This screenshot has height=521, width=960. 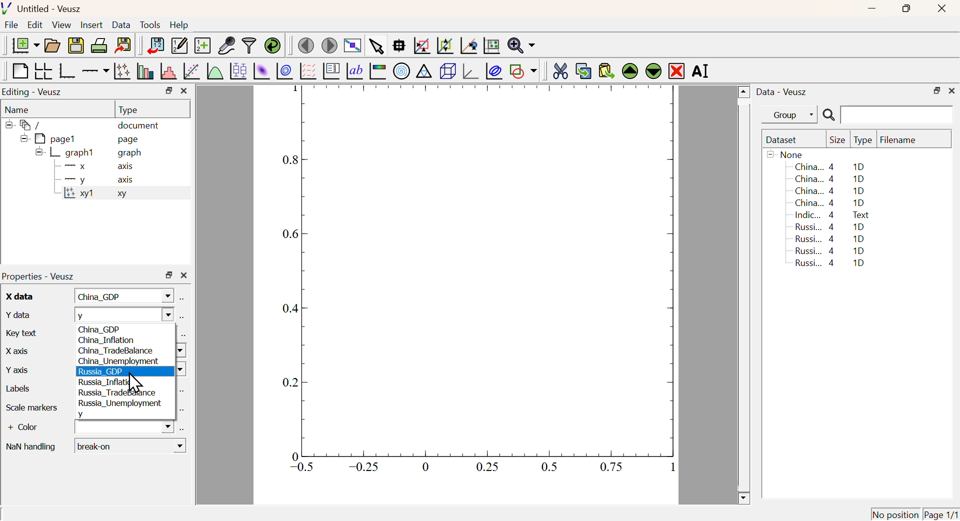 What do you see at coordinates (123, 44) in the screenshot?
I see `Export to graphics format` at bounding box center [123, 44].